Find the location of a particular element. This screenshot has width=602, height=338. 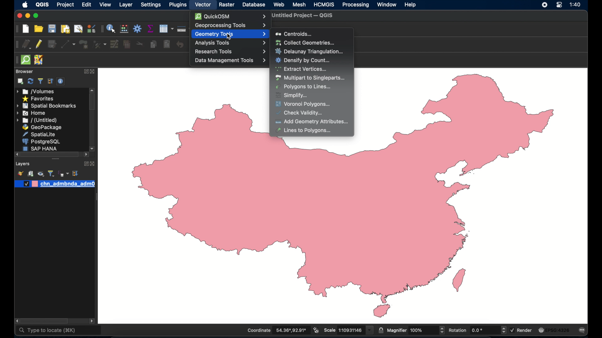

coordinate is located at coordinates (277, 330).